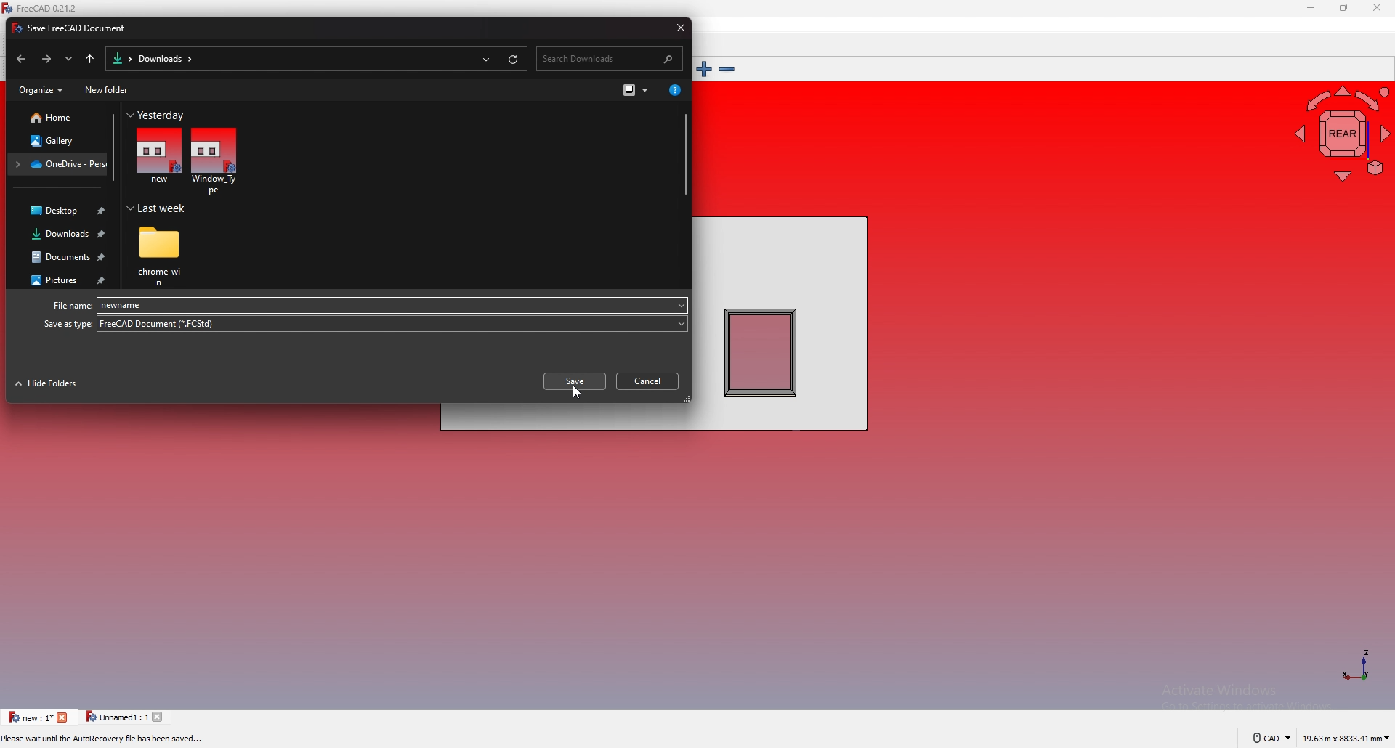 The image size is (1395, 748). What do you see at coordinates (1346, 739) in the screenshot?
I see `dimensions` at bounding box center [1346, 739].